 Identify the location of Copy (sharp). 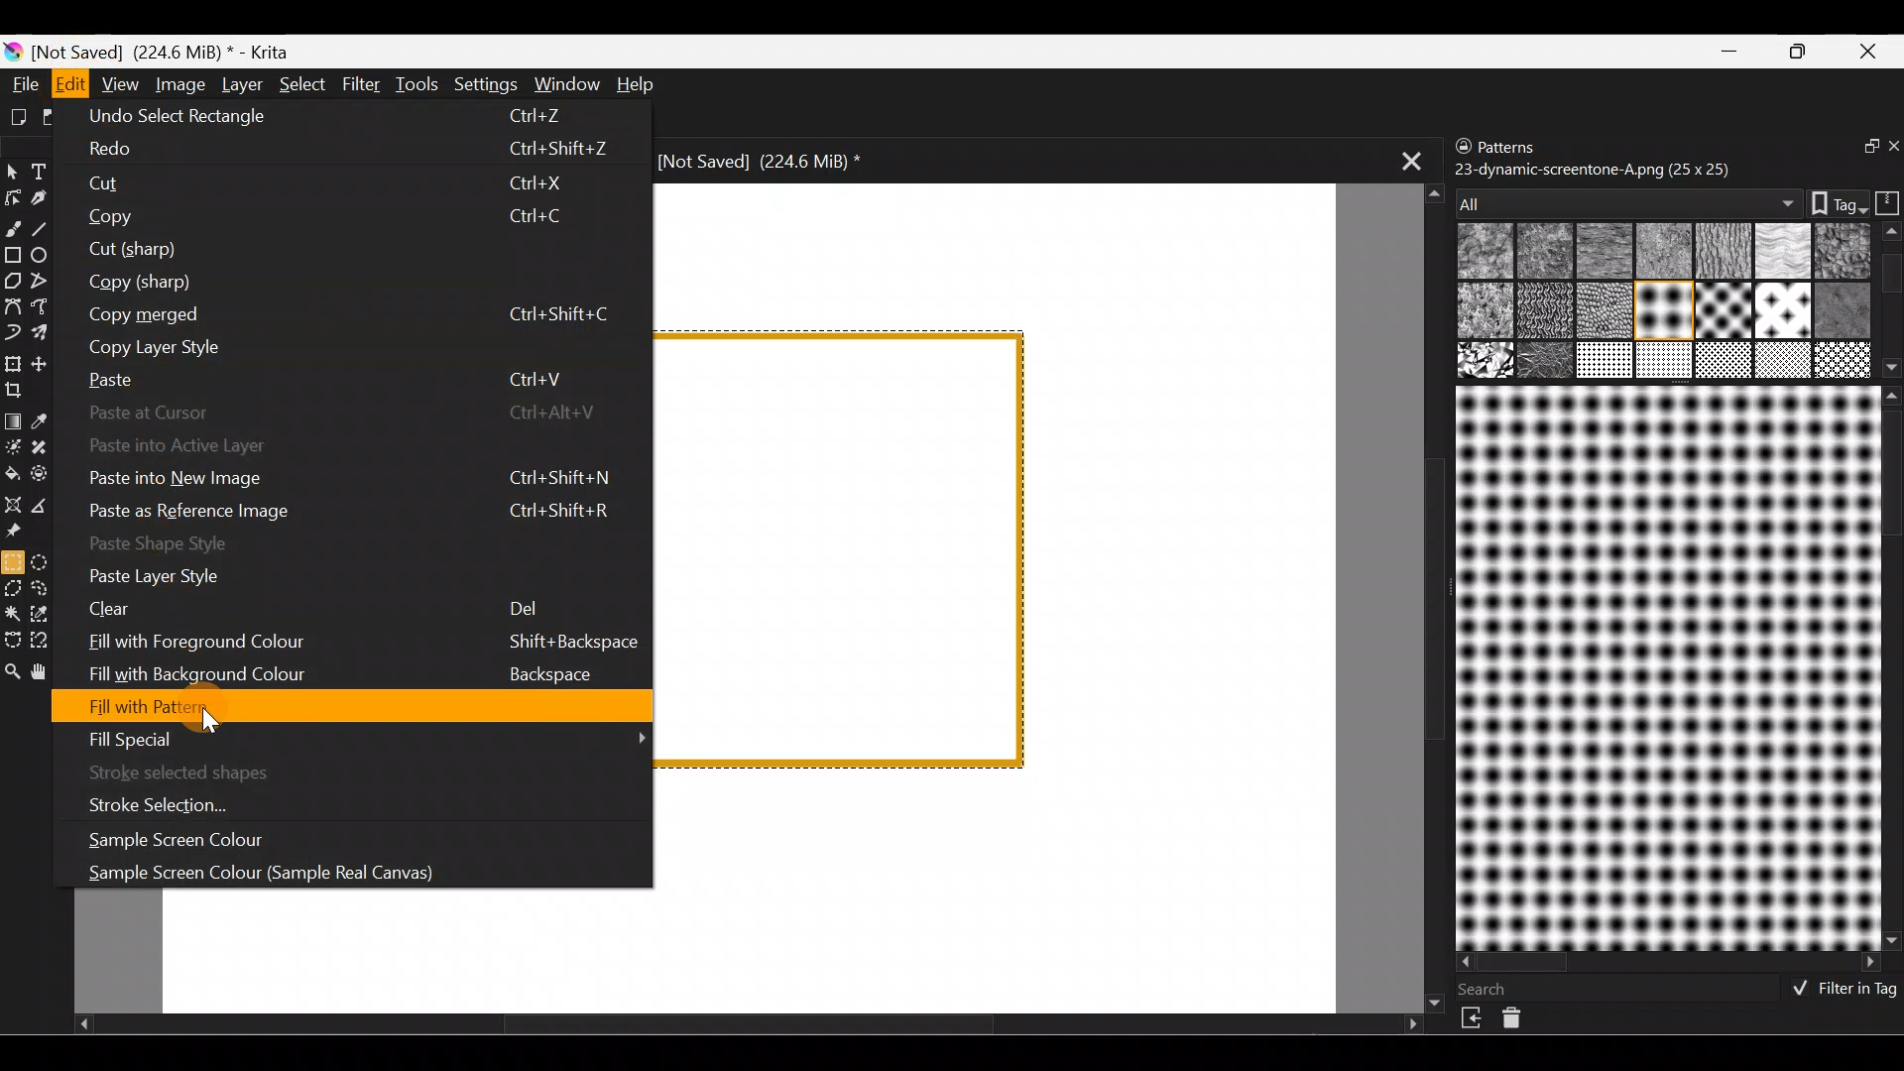
(333, 283).